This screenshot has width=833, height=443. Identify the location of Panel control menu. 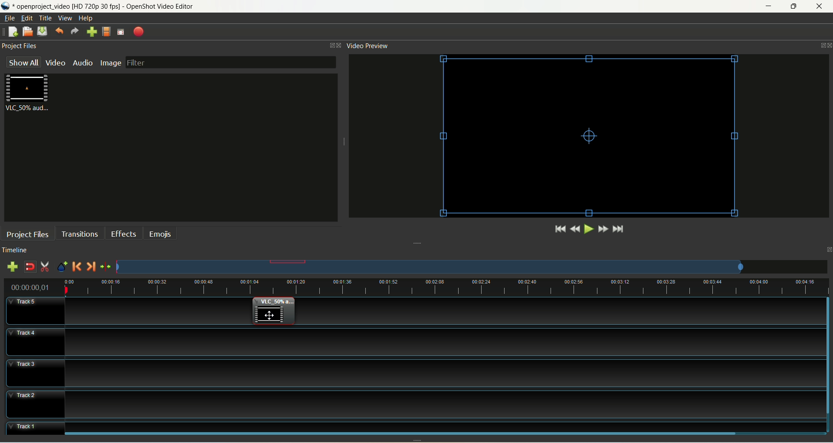
(823, 46).